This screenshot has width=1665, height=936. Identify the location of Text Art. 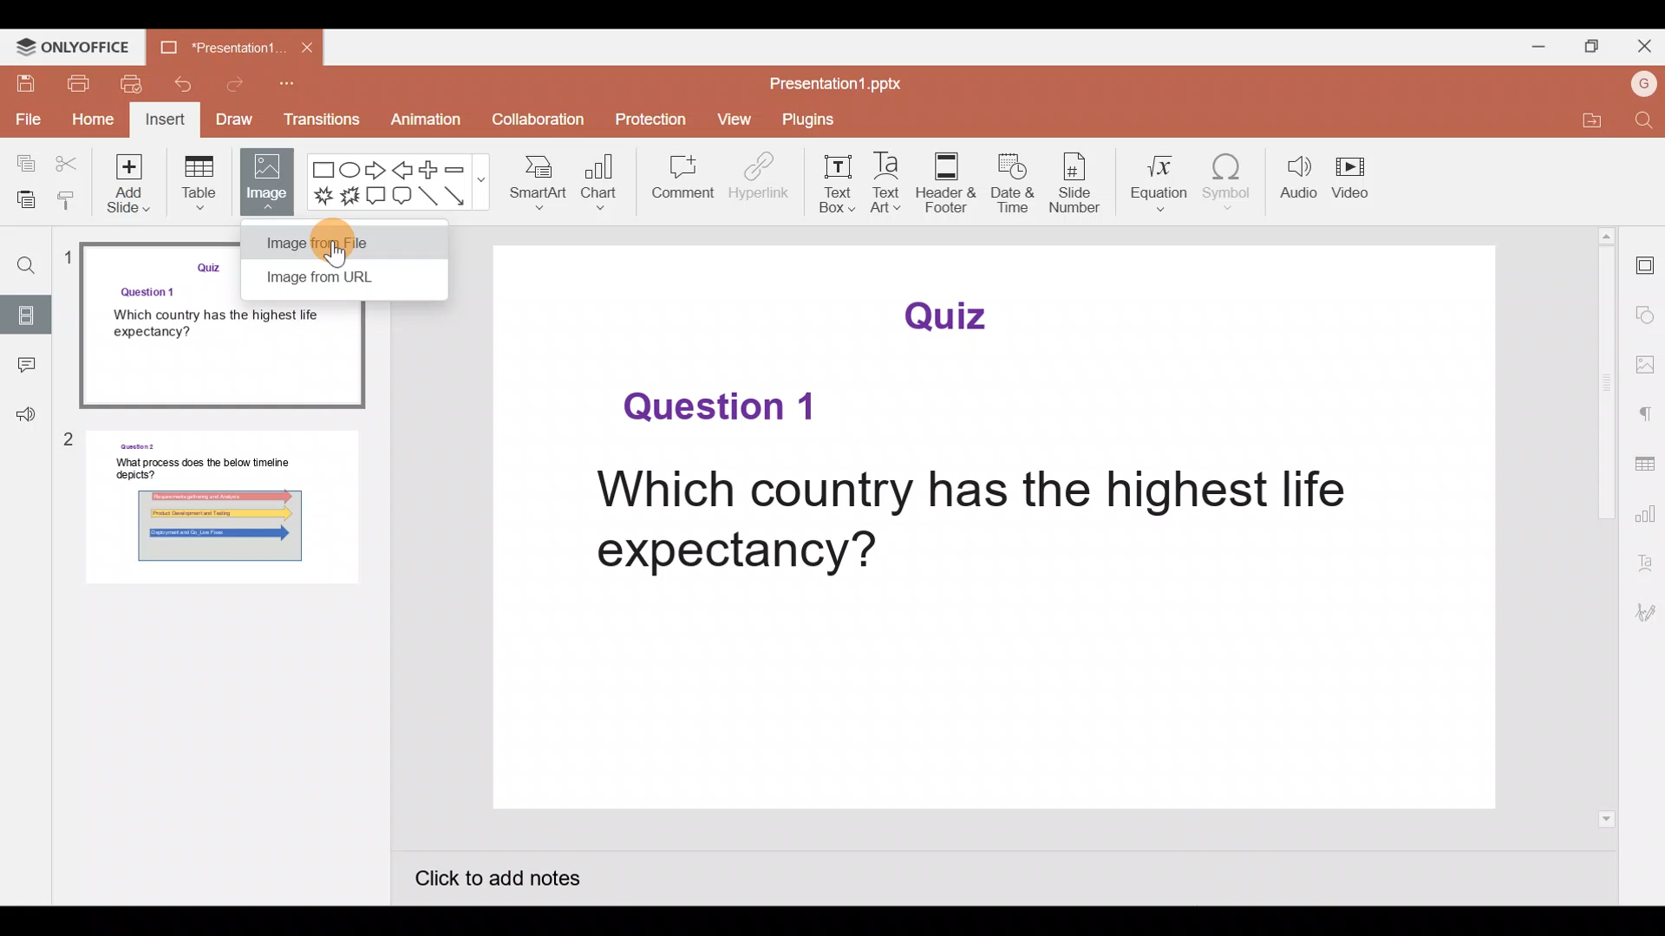
(888, 183).